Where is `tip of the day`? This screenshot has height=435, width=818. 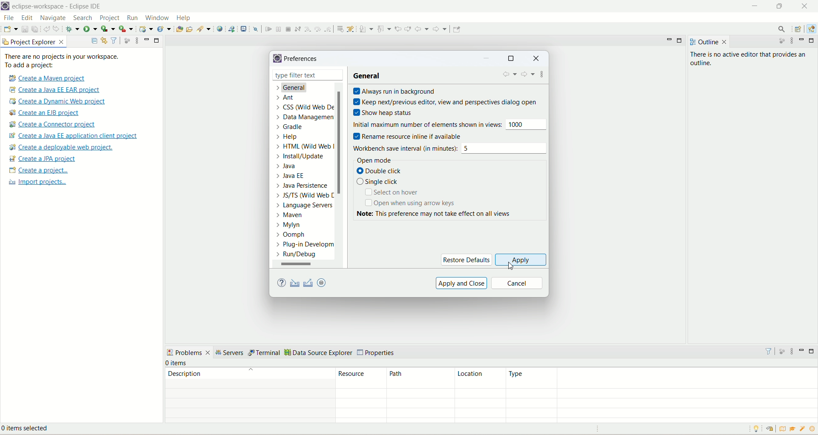
tip of the day is located at coordinates (812, 429).